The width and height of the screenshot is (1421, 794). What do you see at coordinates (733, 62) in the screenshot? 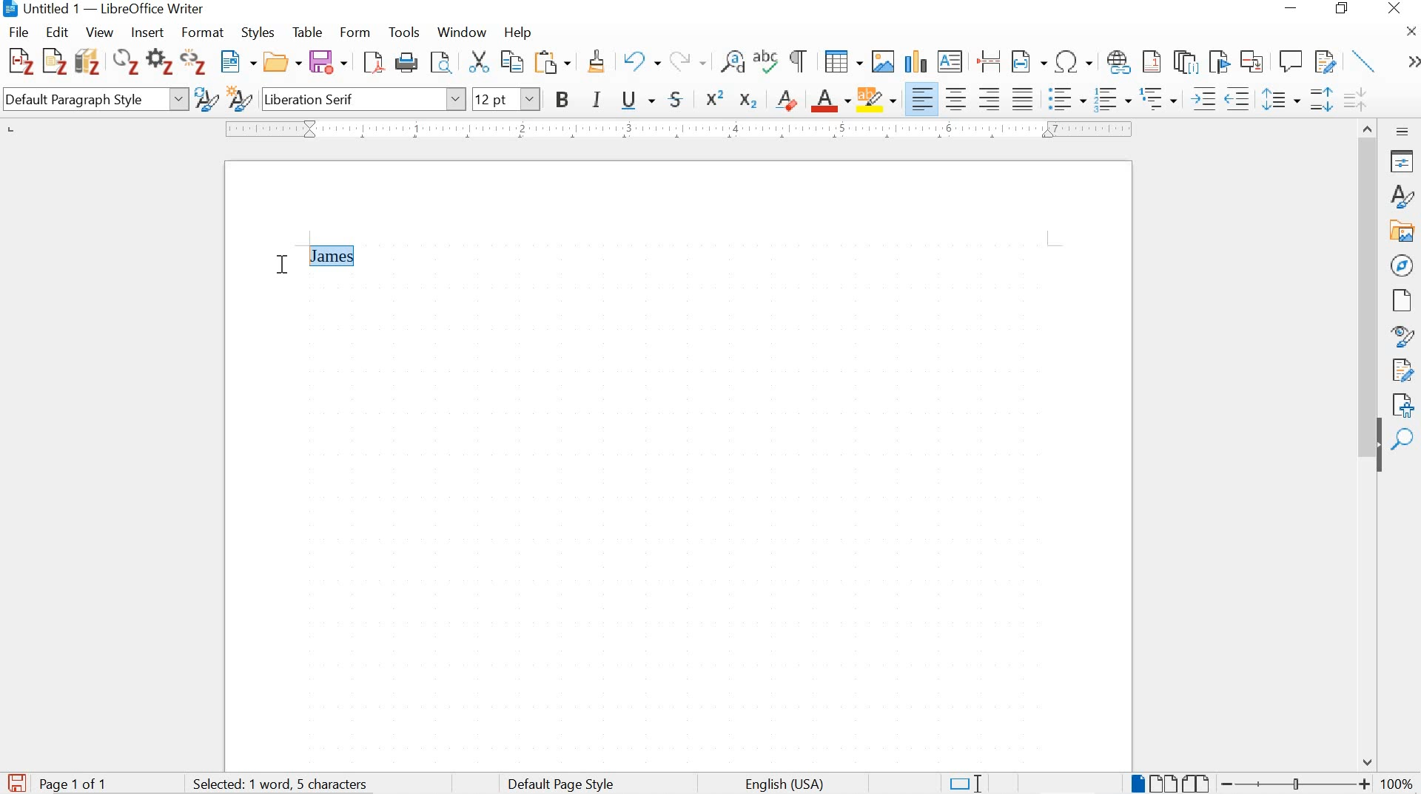
I see `find and replace` at bounding box center [733, 62].